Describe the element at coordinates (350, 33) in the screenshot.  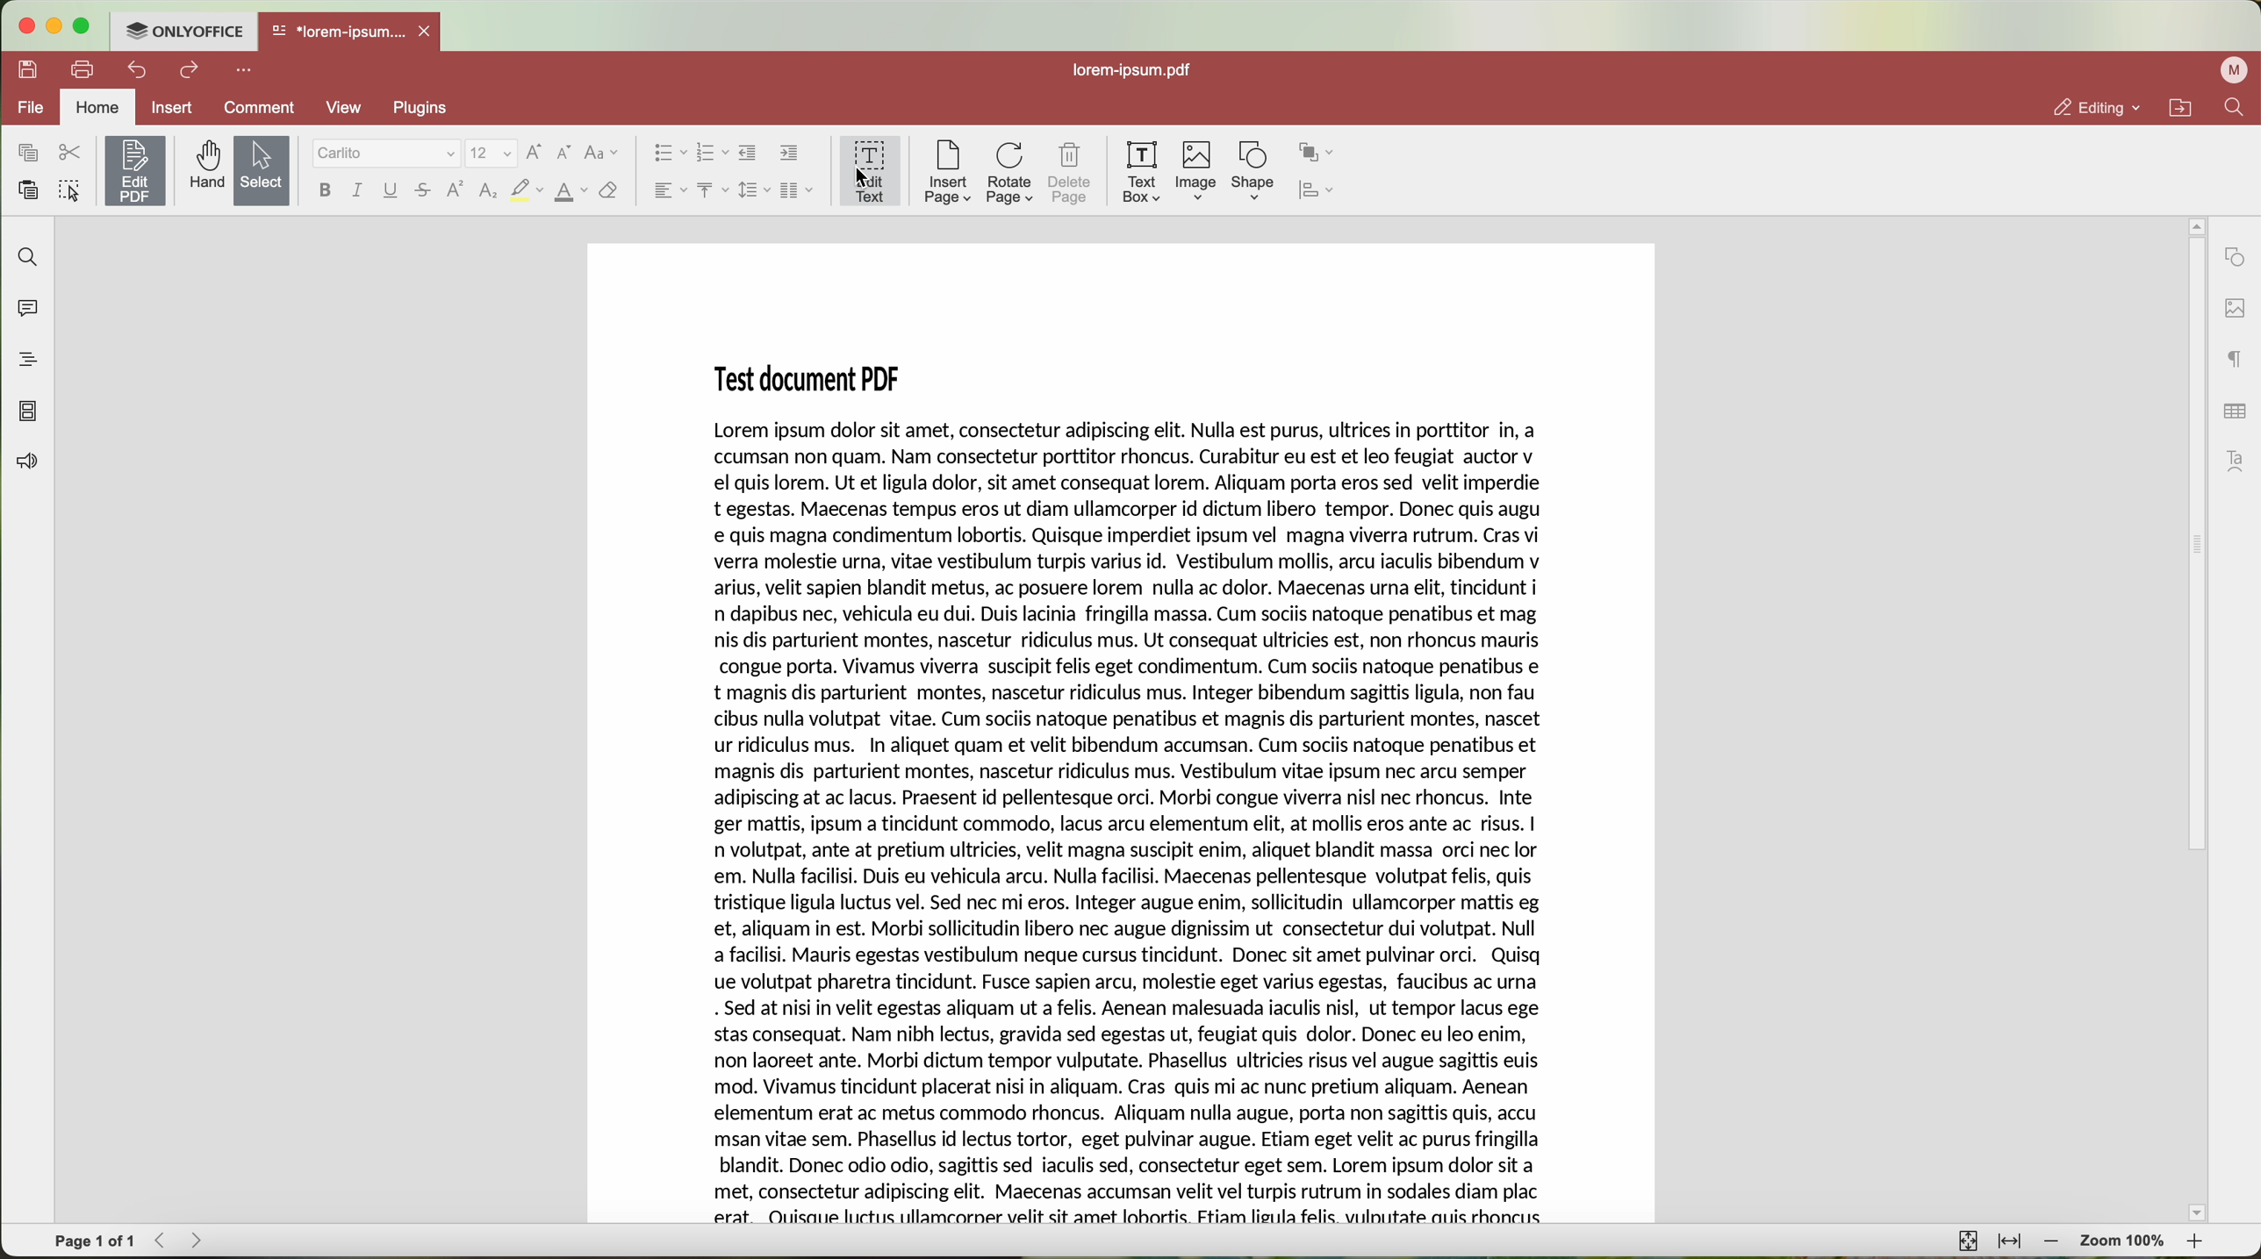
I see `open file` at that location.